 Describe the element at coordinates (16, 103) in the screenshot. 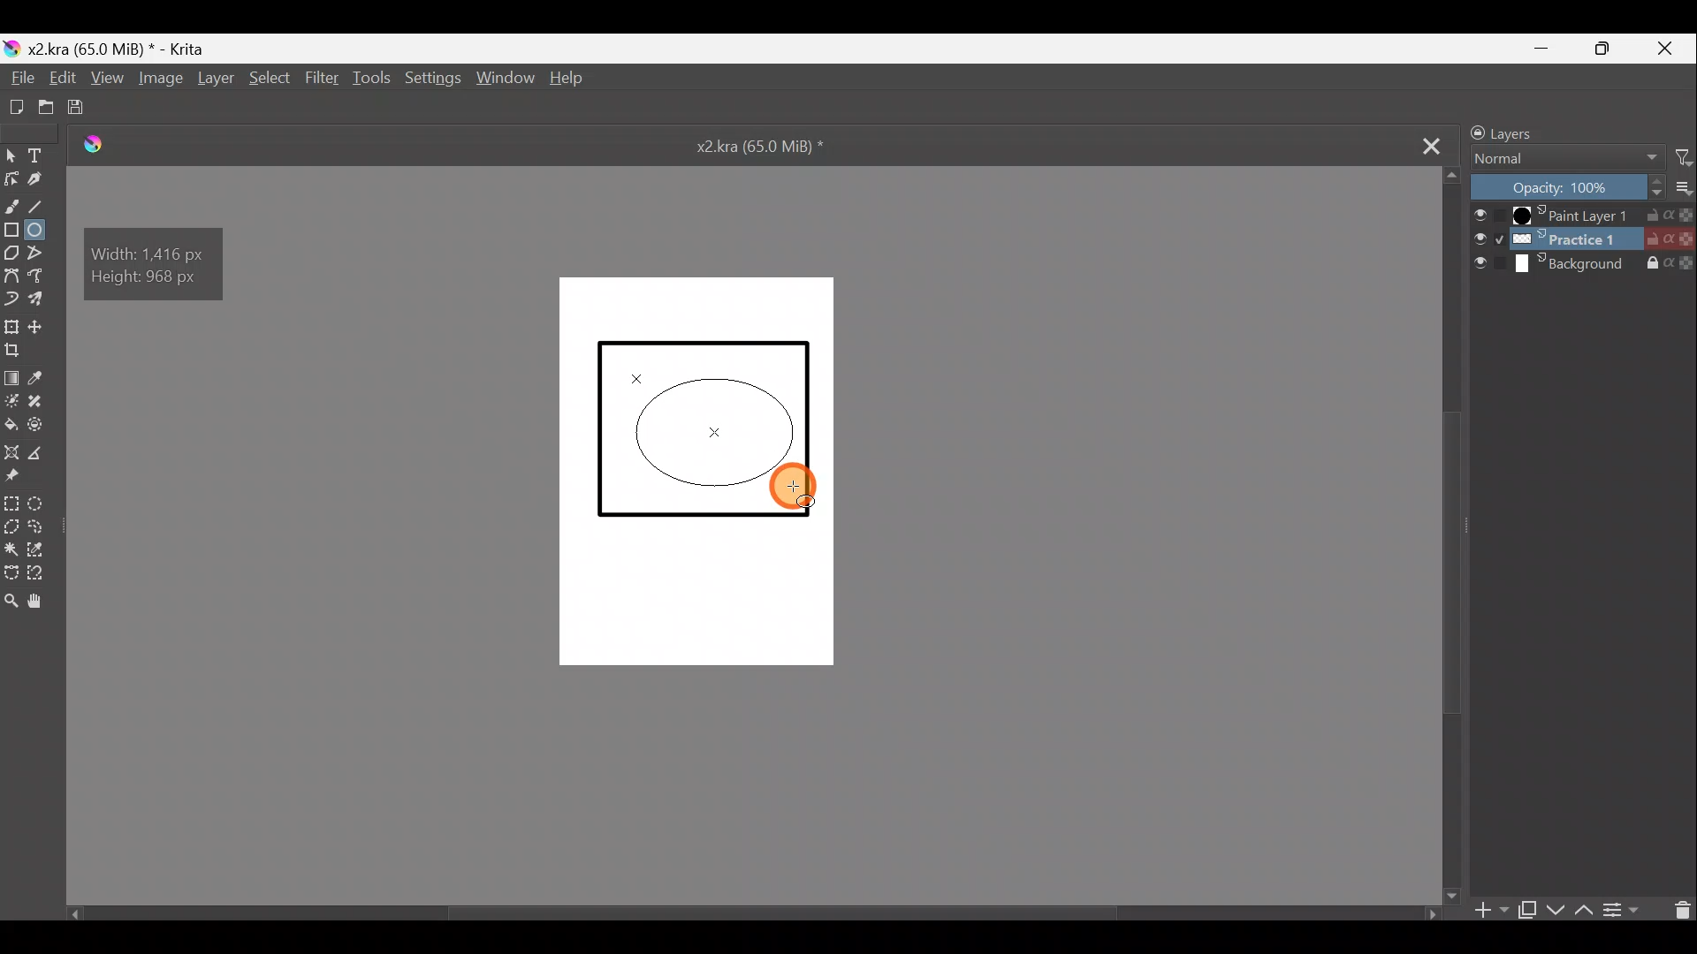

I see `Create a new document` at that location.